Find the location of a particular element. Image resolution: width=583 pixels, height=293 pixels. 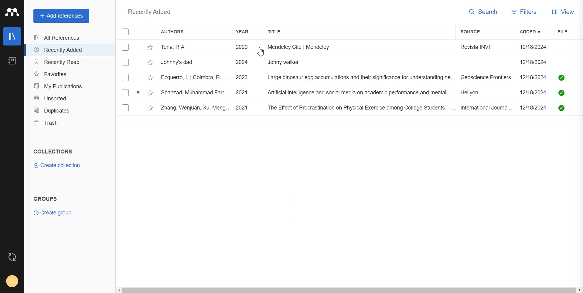

Favorites is located at coordinates (70, 74).